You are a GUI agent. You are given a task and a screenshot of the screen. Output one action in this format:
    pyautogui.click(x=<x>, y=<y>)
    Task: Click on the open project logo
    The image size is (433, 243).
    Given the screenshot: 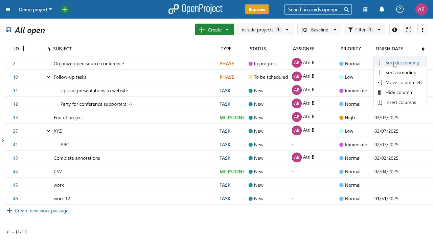 What is the action you would take?
    pyautogui.click(x=196, y=9)
    